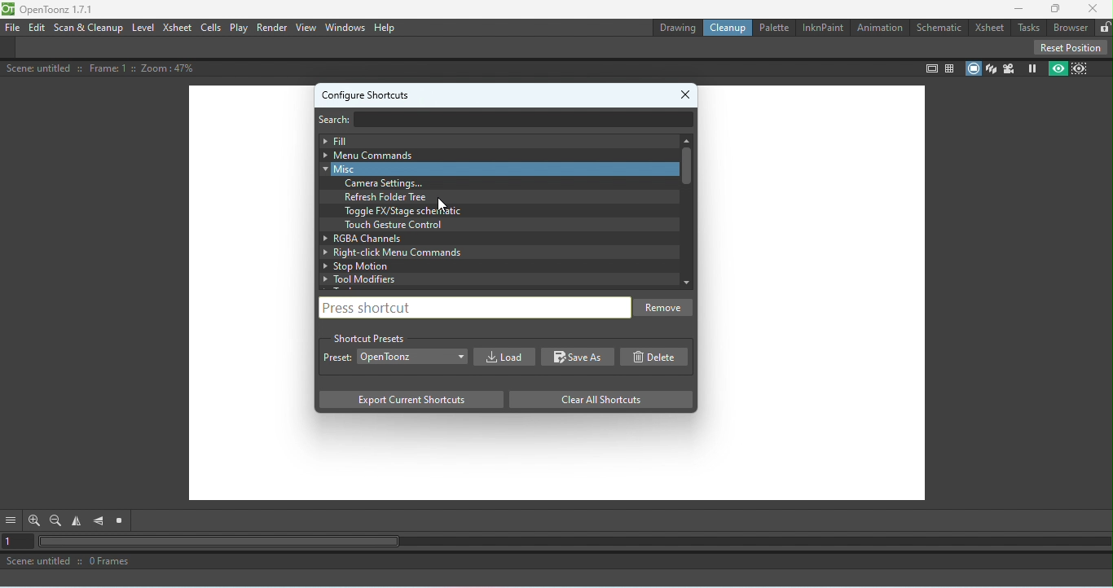  Describe the element at coordinates (596, 399) in the screenshot. I see `Clear all shortcuts` at that location.